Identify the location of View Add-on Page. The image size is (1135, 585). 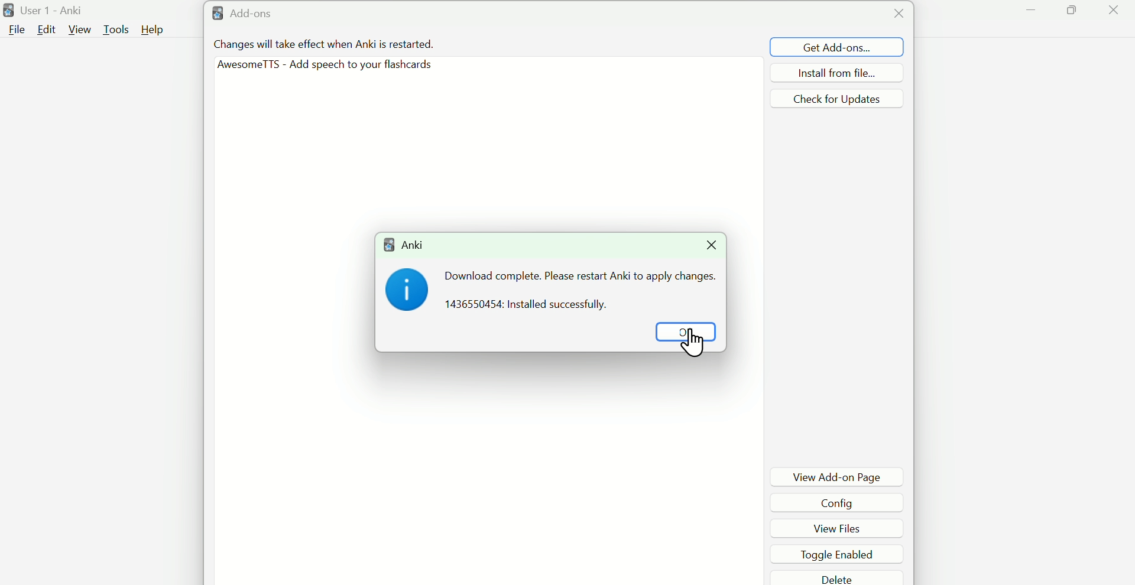
(838, 476).